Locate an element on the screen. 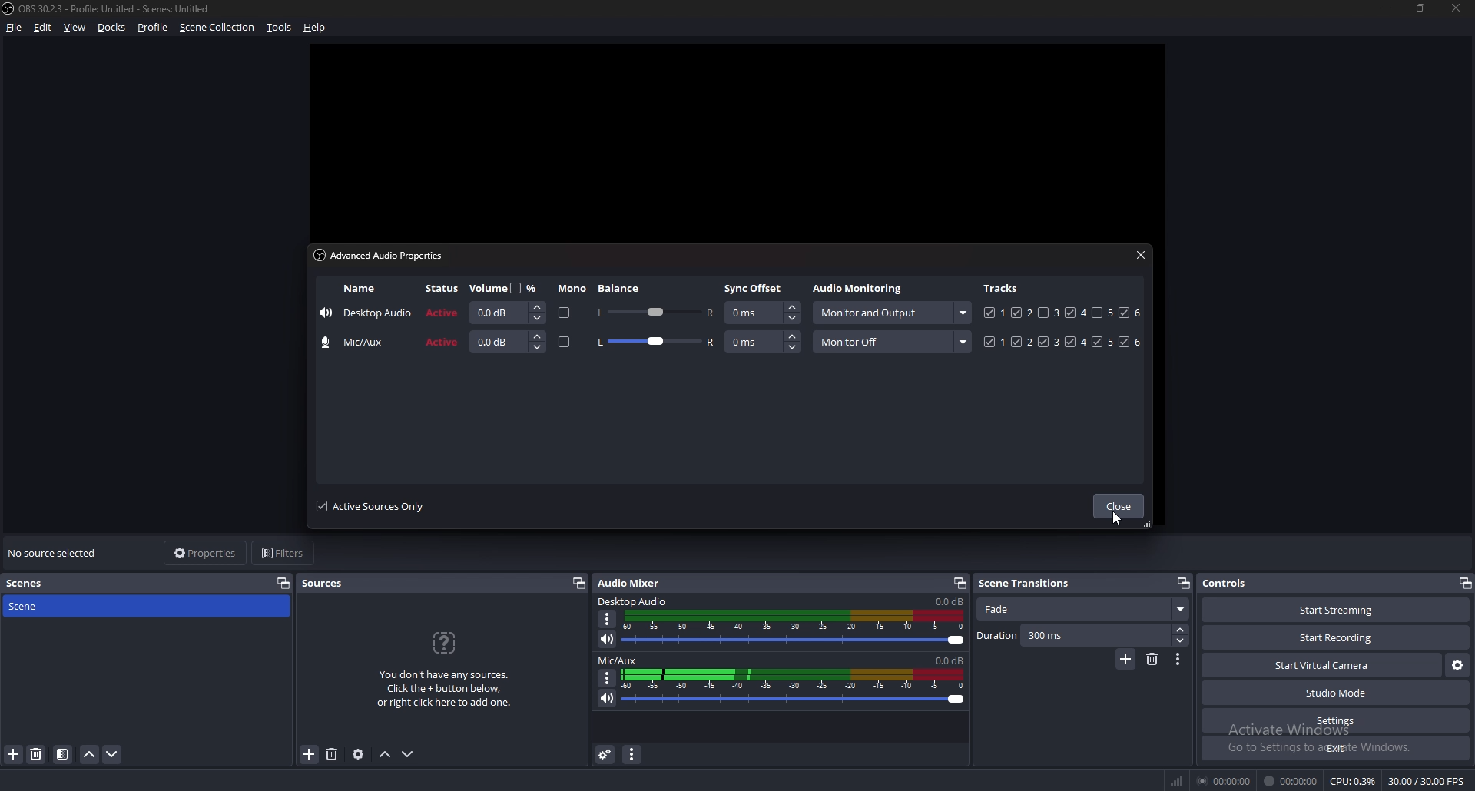  audio monitoring is located at coordinates (890, 313).